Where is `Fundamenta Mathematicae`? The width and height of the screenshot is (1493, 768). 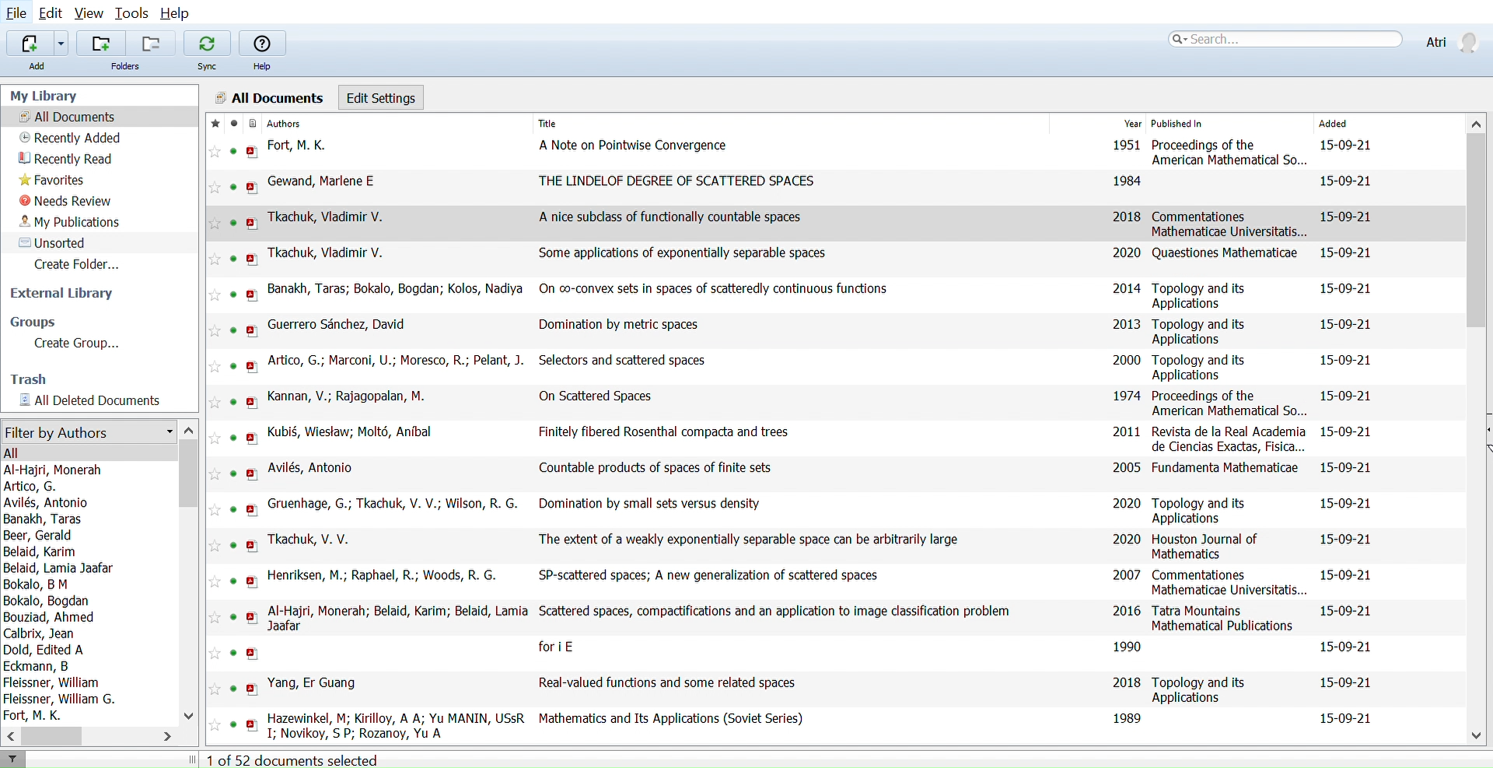 Fundamenta Mathematicae is located at coordinates (1225, 466).